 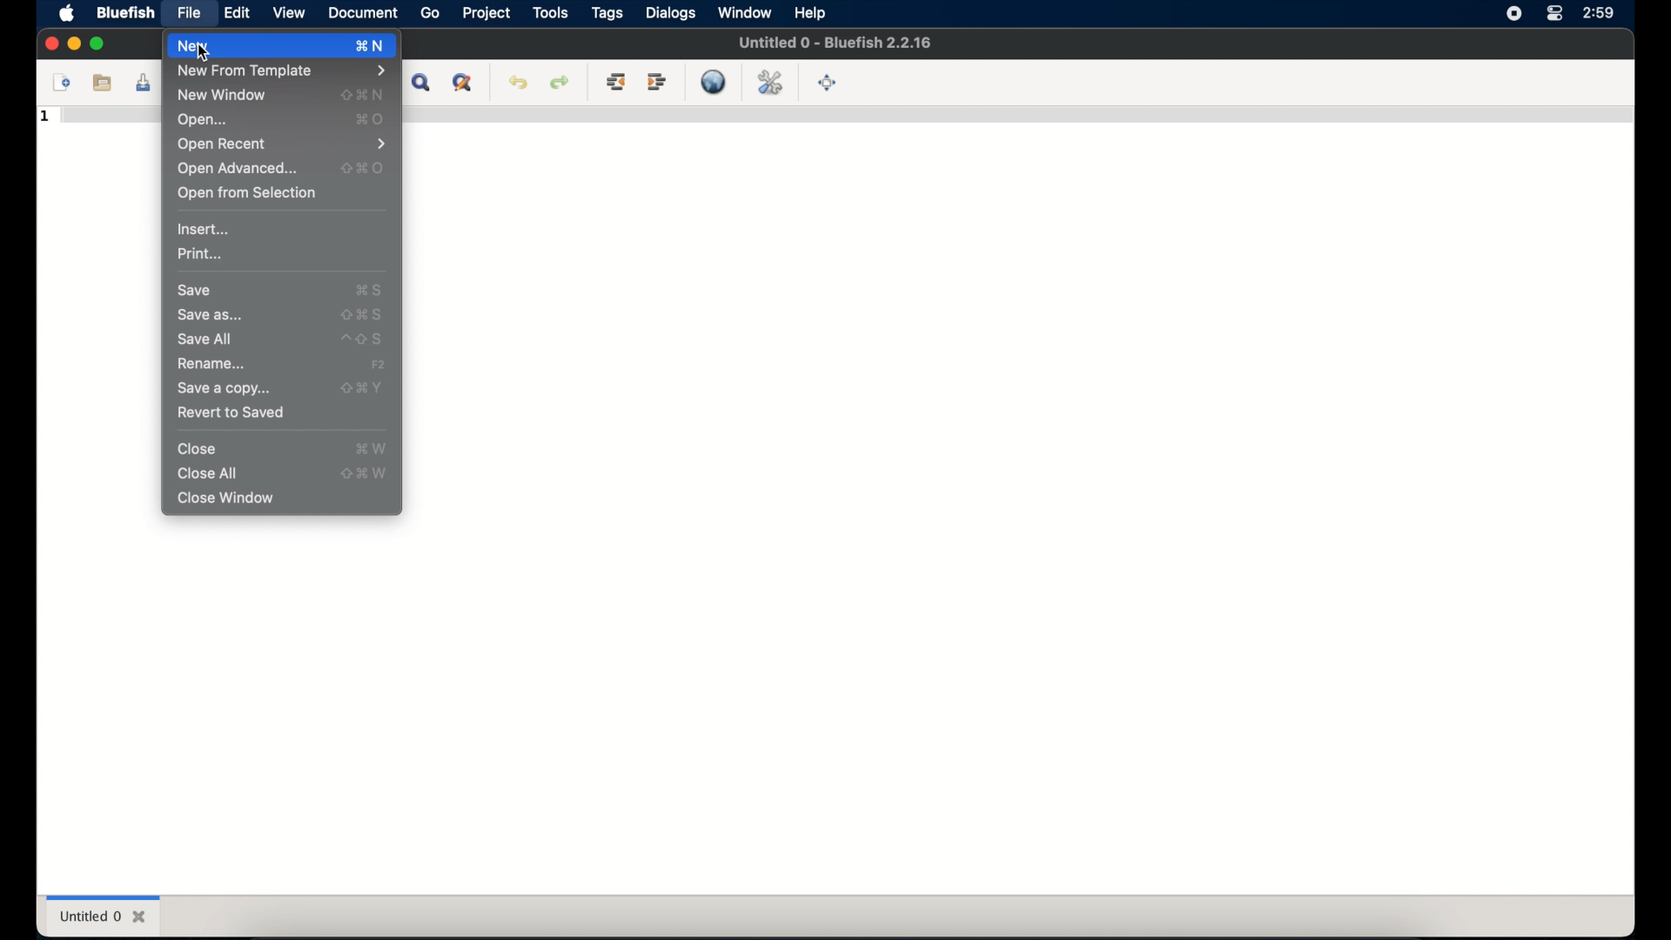 I want to click on code line, so click(x=1016, y=114).